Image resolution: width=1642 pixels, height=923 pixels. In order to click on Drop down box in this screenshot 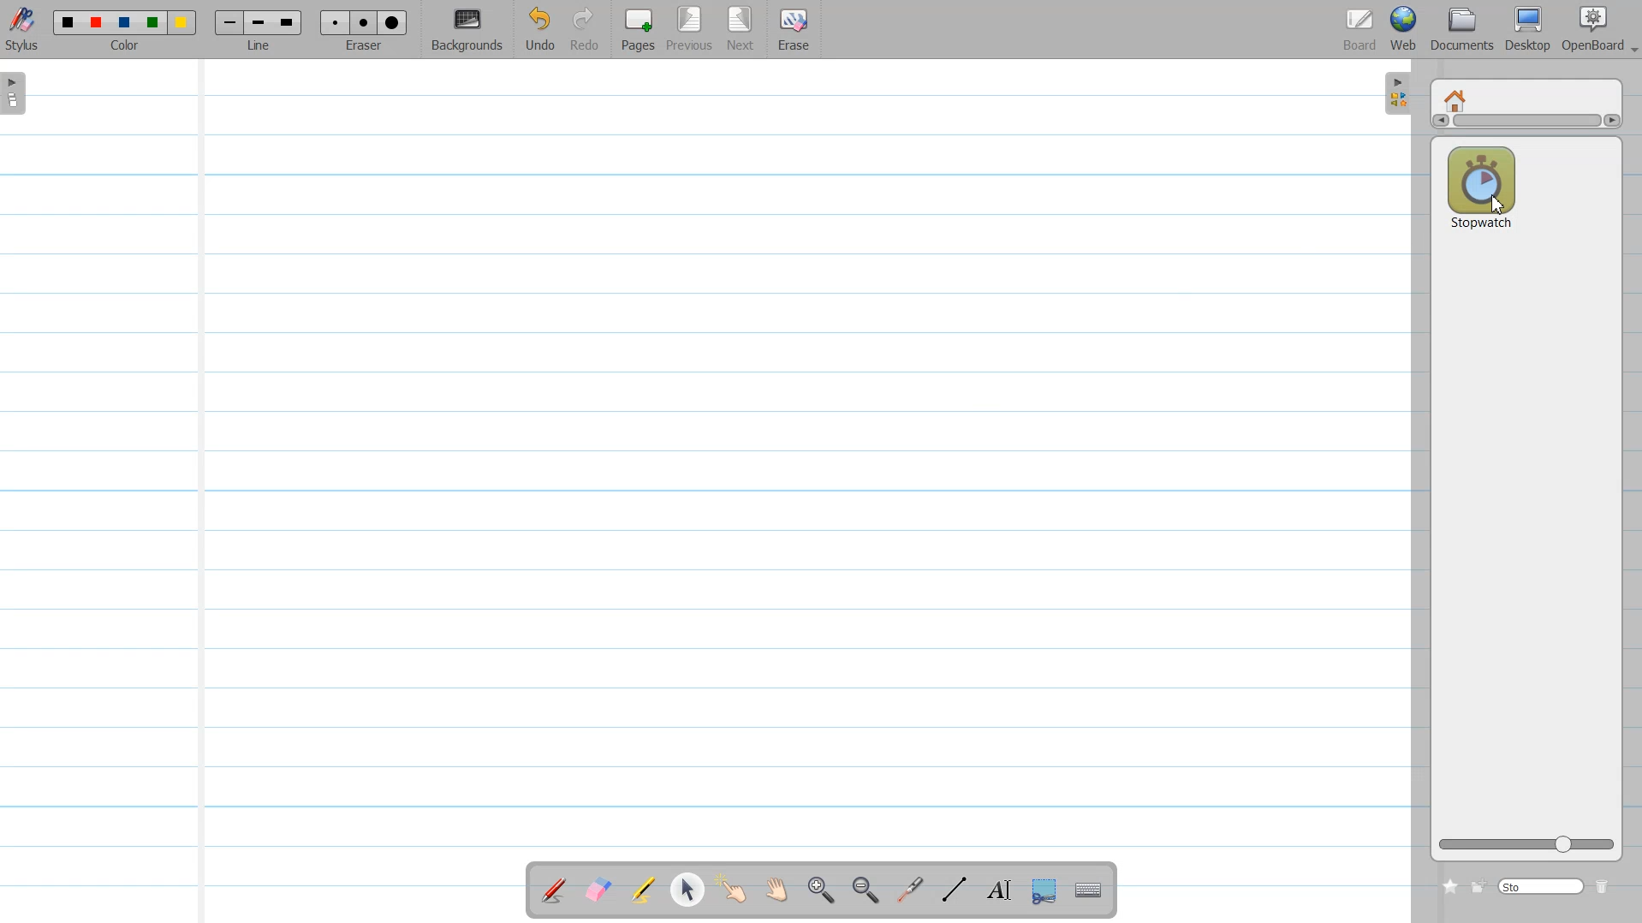, I will do `click(1632, 45)`.